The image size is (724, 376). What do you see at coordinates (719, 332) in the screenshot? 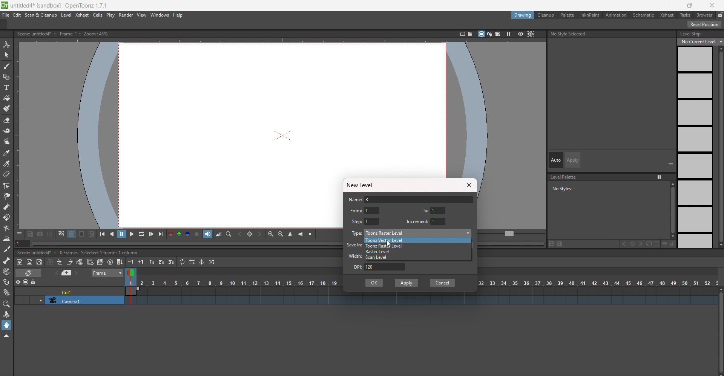
I see `Scroll bar` at bounding box center [719, 332].